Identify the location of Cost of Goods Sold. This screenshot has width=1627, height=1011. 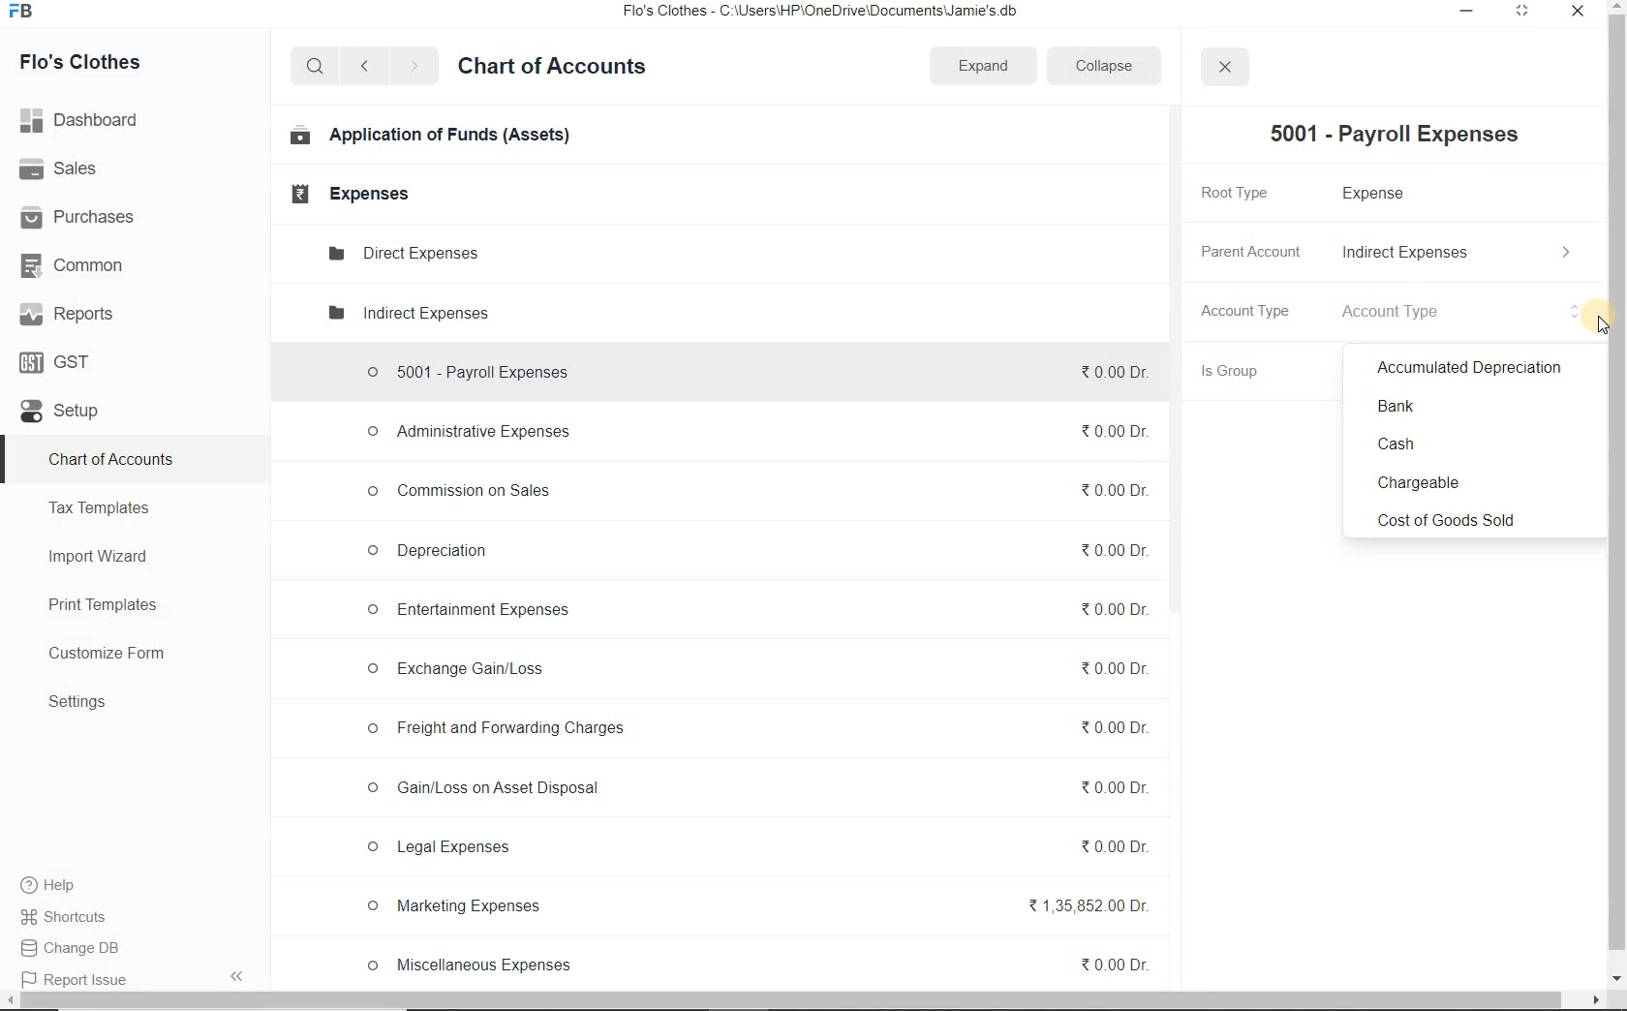
(1453, 520).